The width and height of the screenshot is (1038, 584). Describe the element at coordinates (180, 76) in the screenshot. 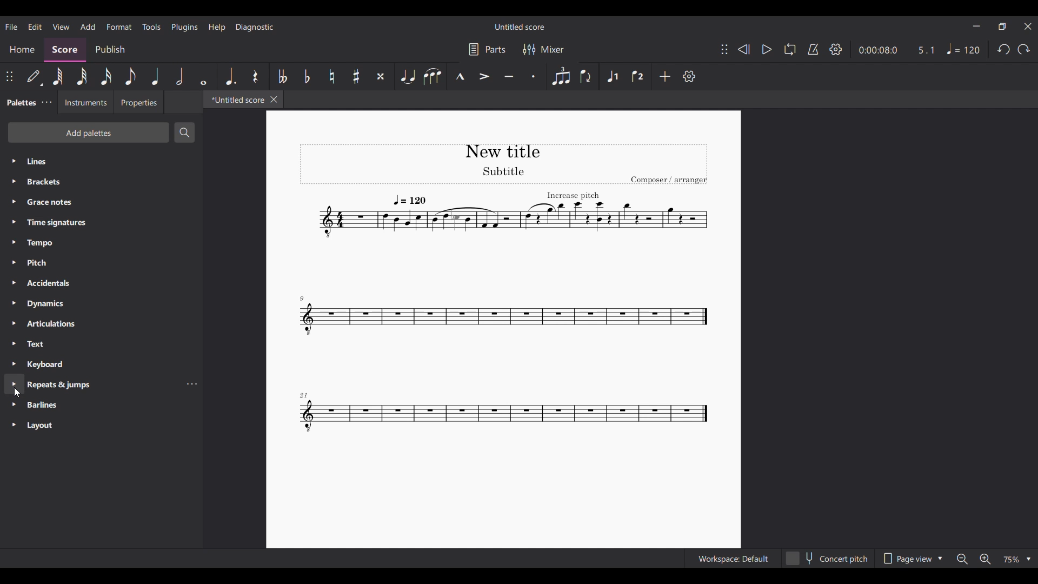

I see `Half note` at that location.